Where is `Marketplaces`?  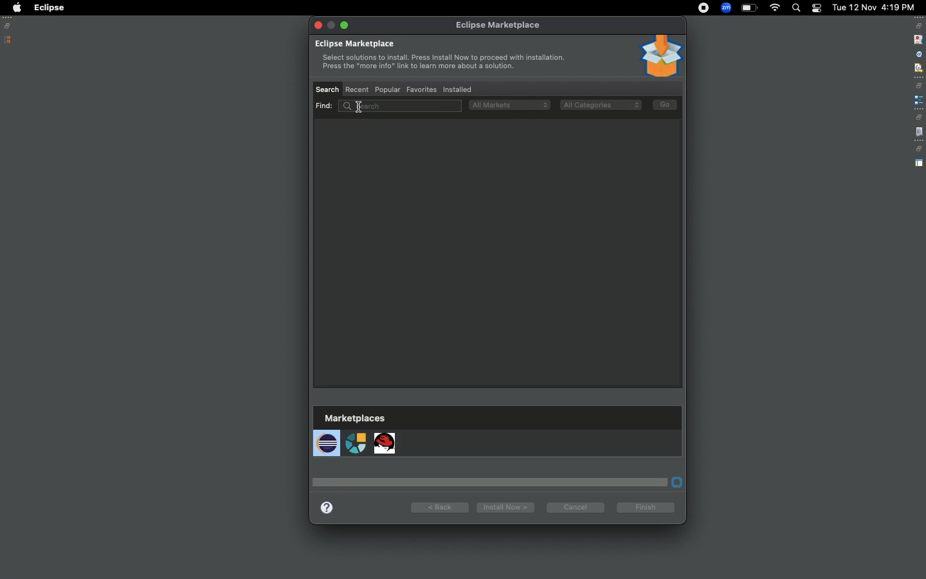
Marketplaces is located at coordinates (356, 435).